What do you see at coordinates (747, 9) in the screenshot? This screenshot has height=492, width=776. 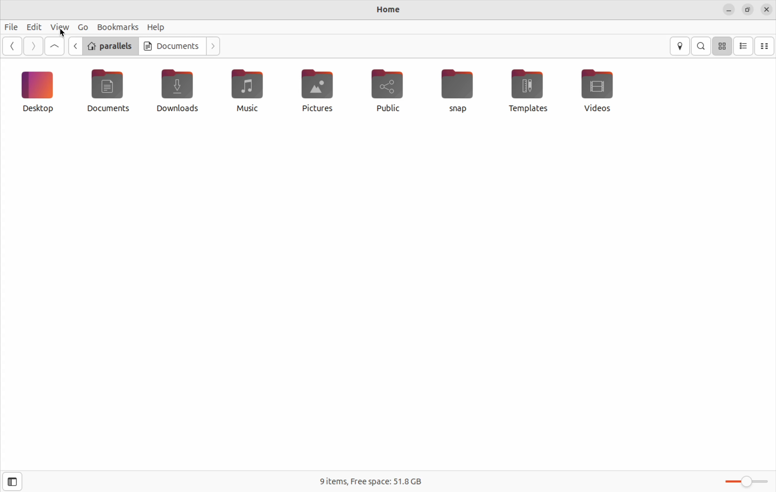 I see `resize` at bounding box center [747, 9].